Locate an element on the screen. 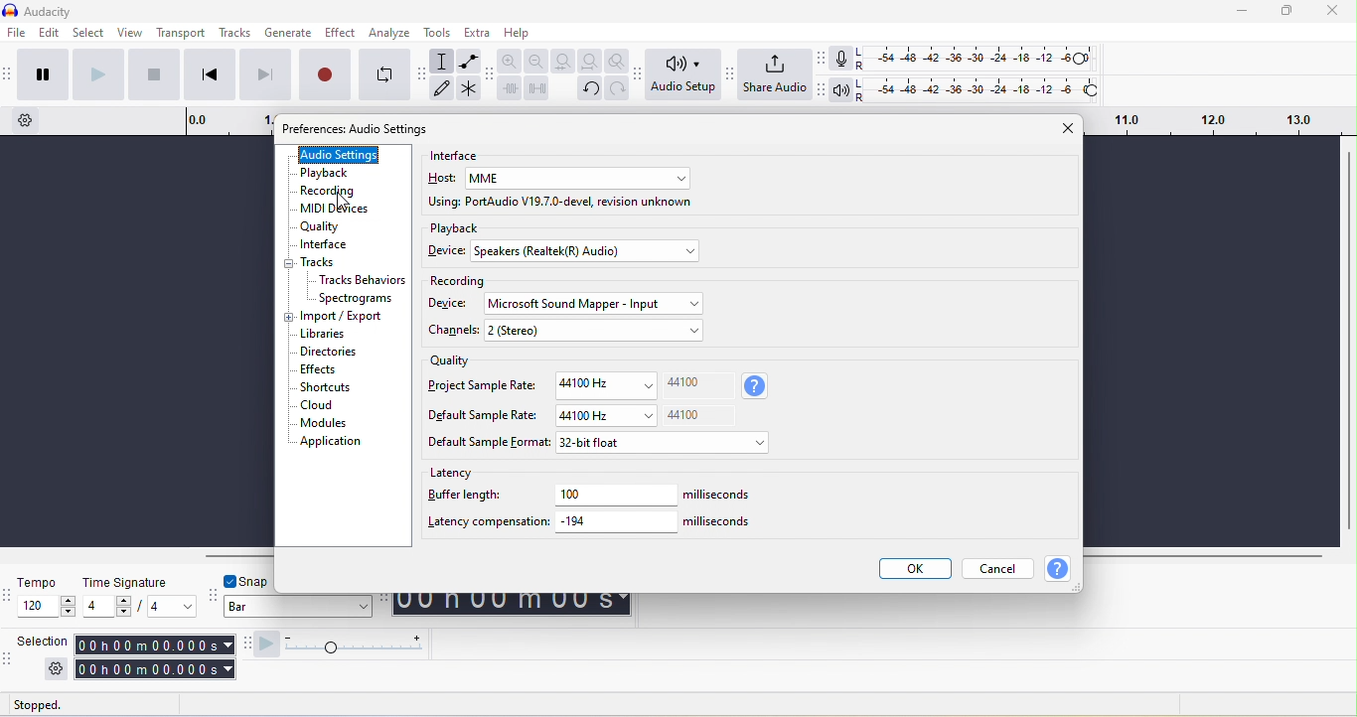 The width and height of the screenshot is (1357, 717). audacity time signature toolbar is located at coordinates (9, 600).